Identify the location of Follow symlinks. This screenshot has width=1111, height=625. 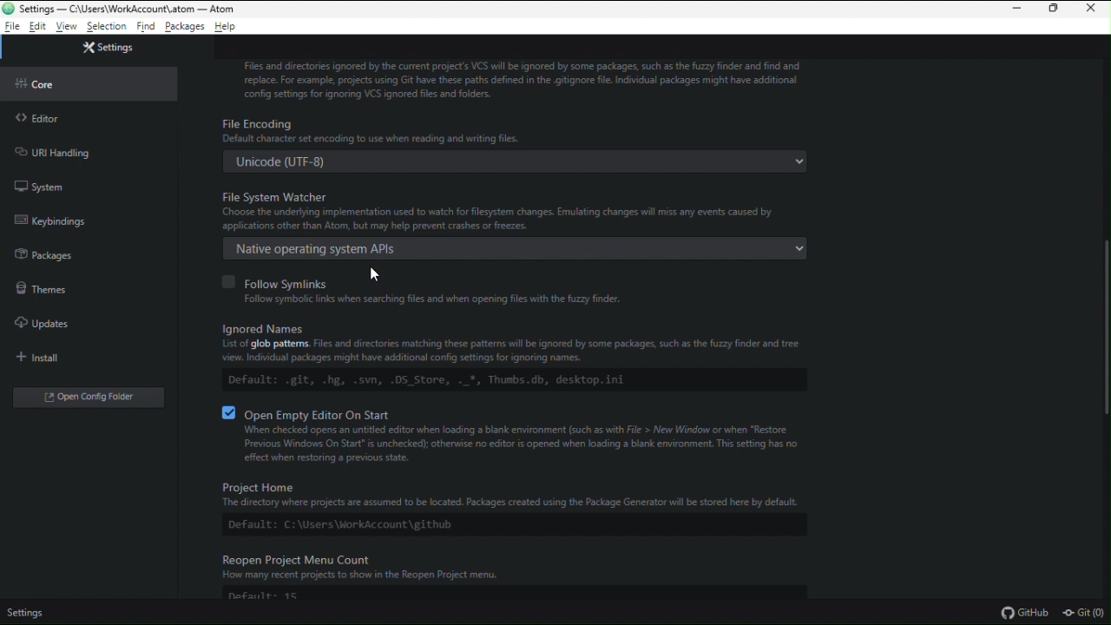
(436, 289).